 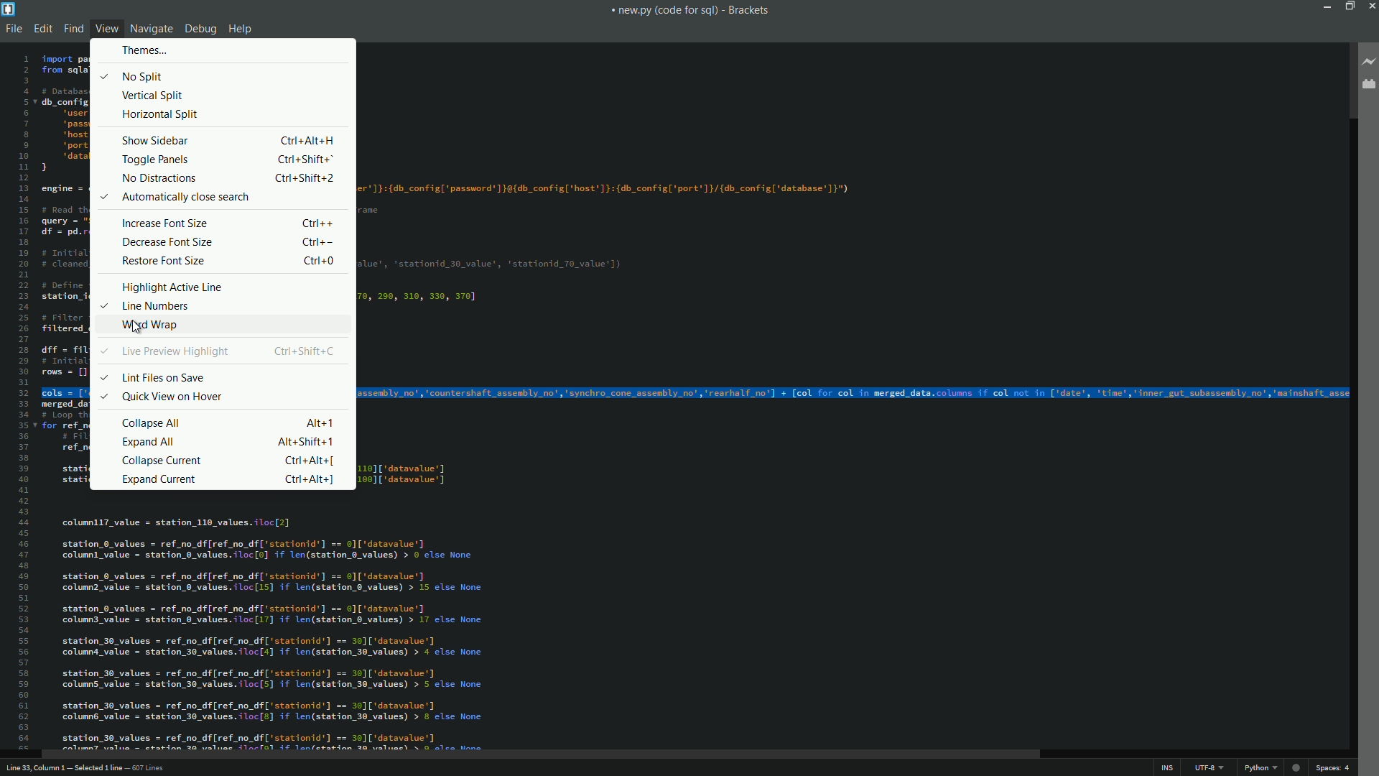 I want to click on increase font size, so click(x=167, y=223).